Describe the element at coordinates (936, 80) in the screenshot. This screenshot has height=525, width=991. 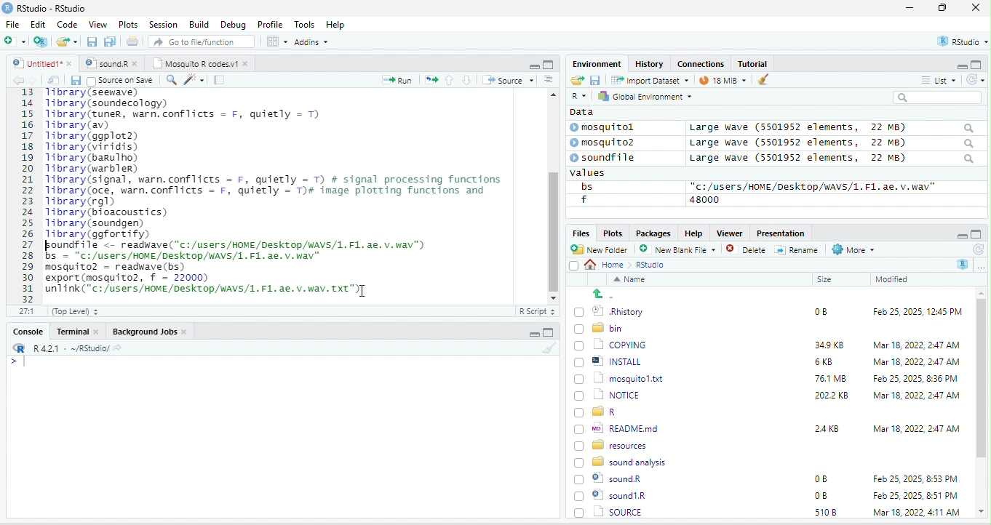
I see `= List ~` at that location.